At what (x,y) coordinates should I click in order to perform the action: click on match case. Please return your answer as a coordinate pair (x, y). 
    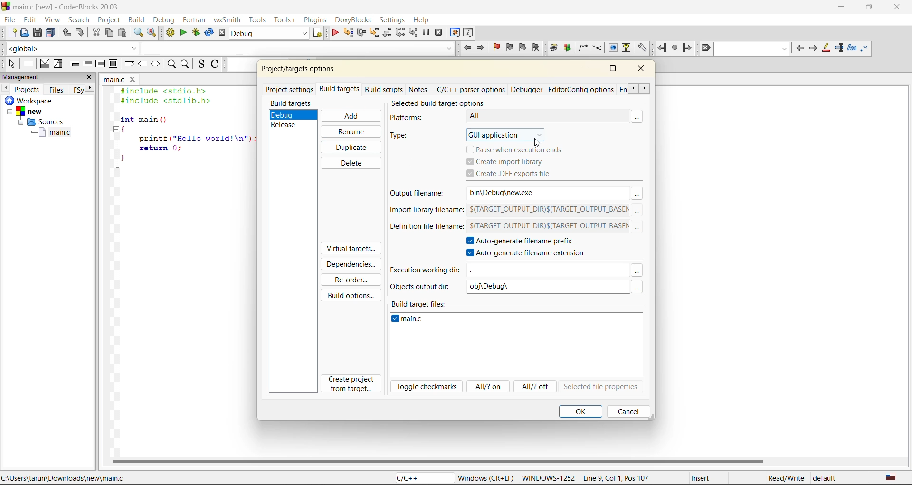
    Looking at the image, I should click on (852, 48).